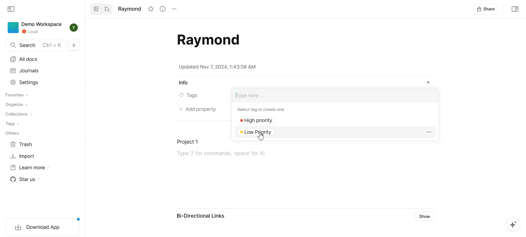 The image size is (526, 237). I want to click on Add property, so click(197, 110).